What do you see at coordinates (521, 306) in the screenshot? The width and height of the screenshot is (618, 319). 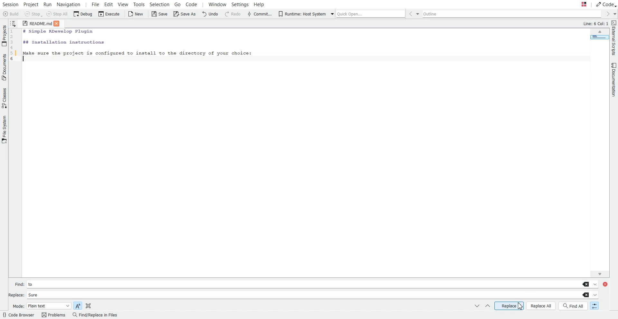 I see `Pointer` at bounding box center [521, 306].